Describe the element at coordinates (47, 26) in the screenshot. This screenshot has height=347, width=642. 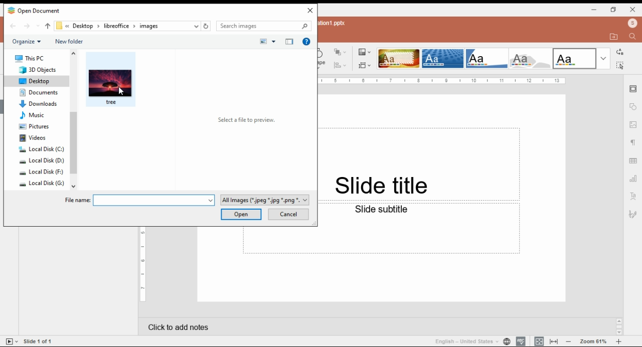
I see `up` at that location.